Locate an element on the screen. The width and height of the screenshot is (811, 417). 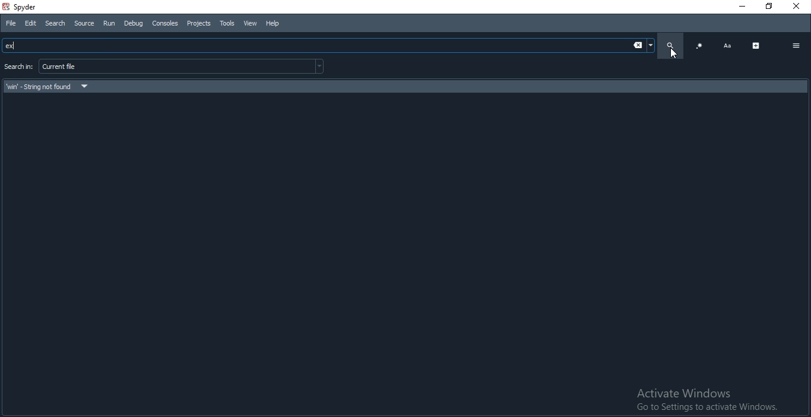
ex is located at coordinates (11, 44).